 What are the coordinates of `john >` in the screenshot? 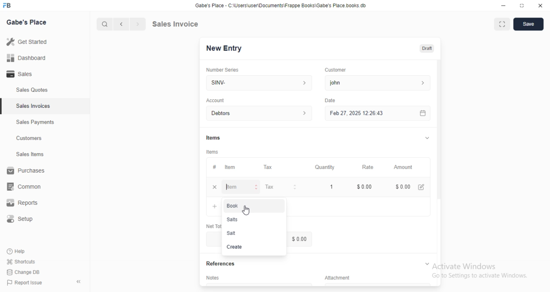 It's located at (380, 82).